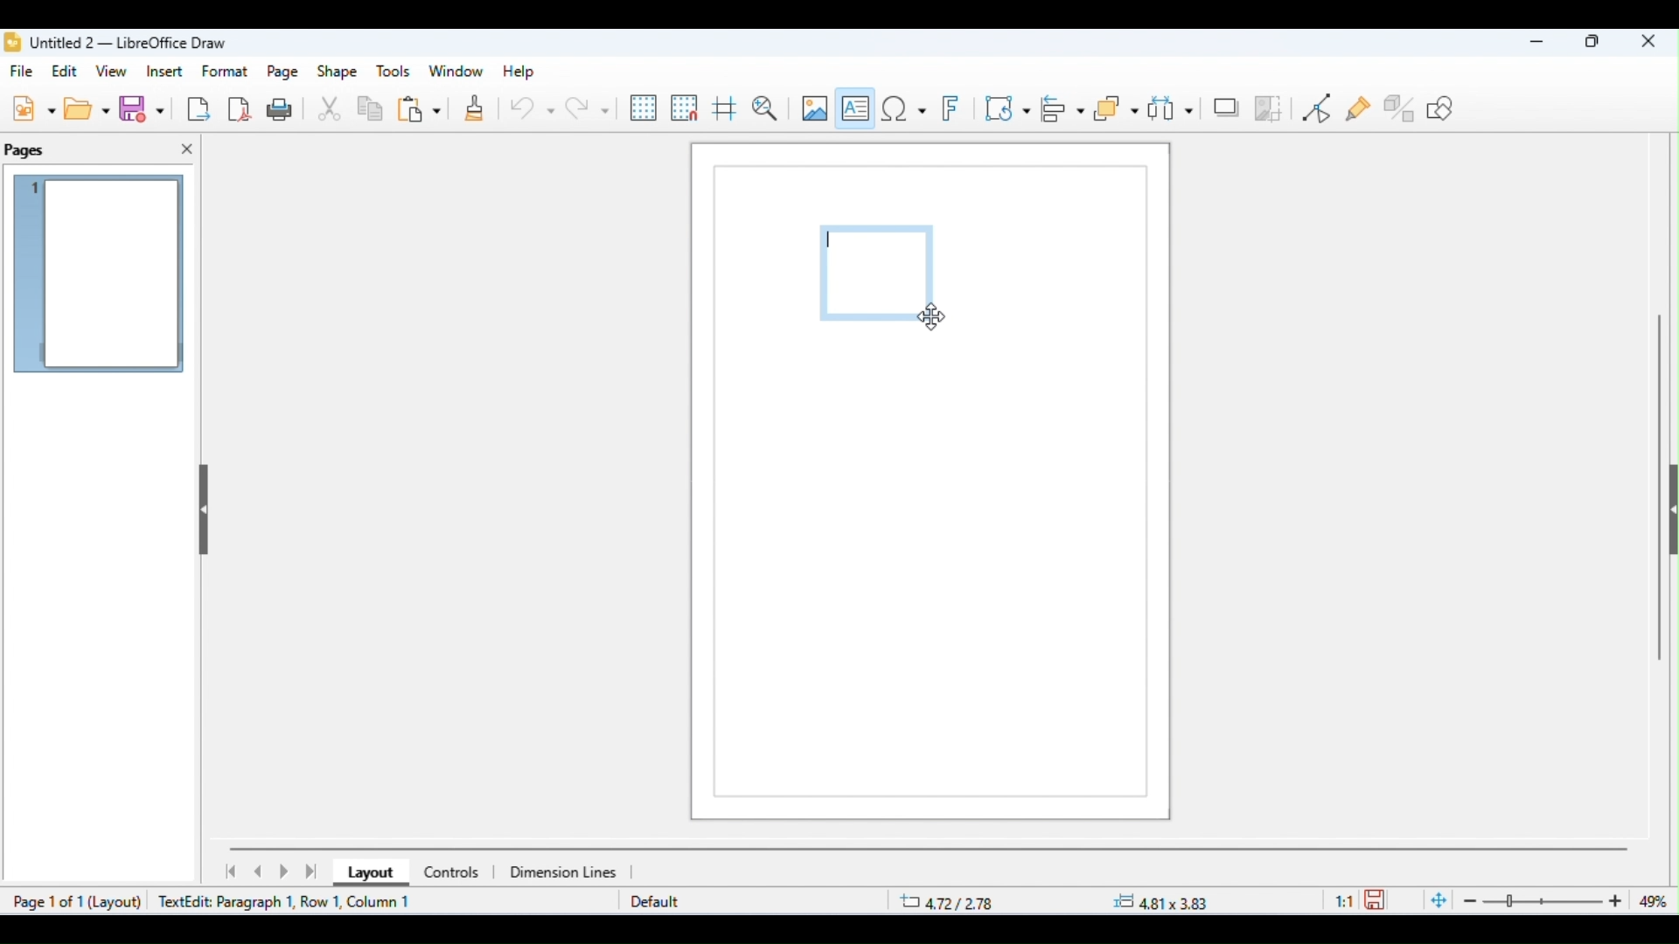 The height and width of the screenshot is (944, 1679). What do you see at coordinates (655, 903) in the screenshot?
I see `default` at bounding box center [655, 903].